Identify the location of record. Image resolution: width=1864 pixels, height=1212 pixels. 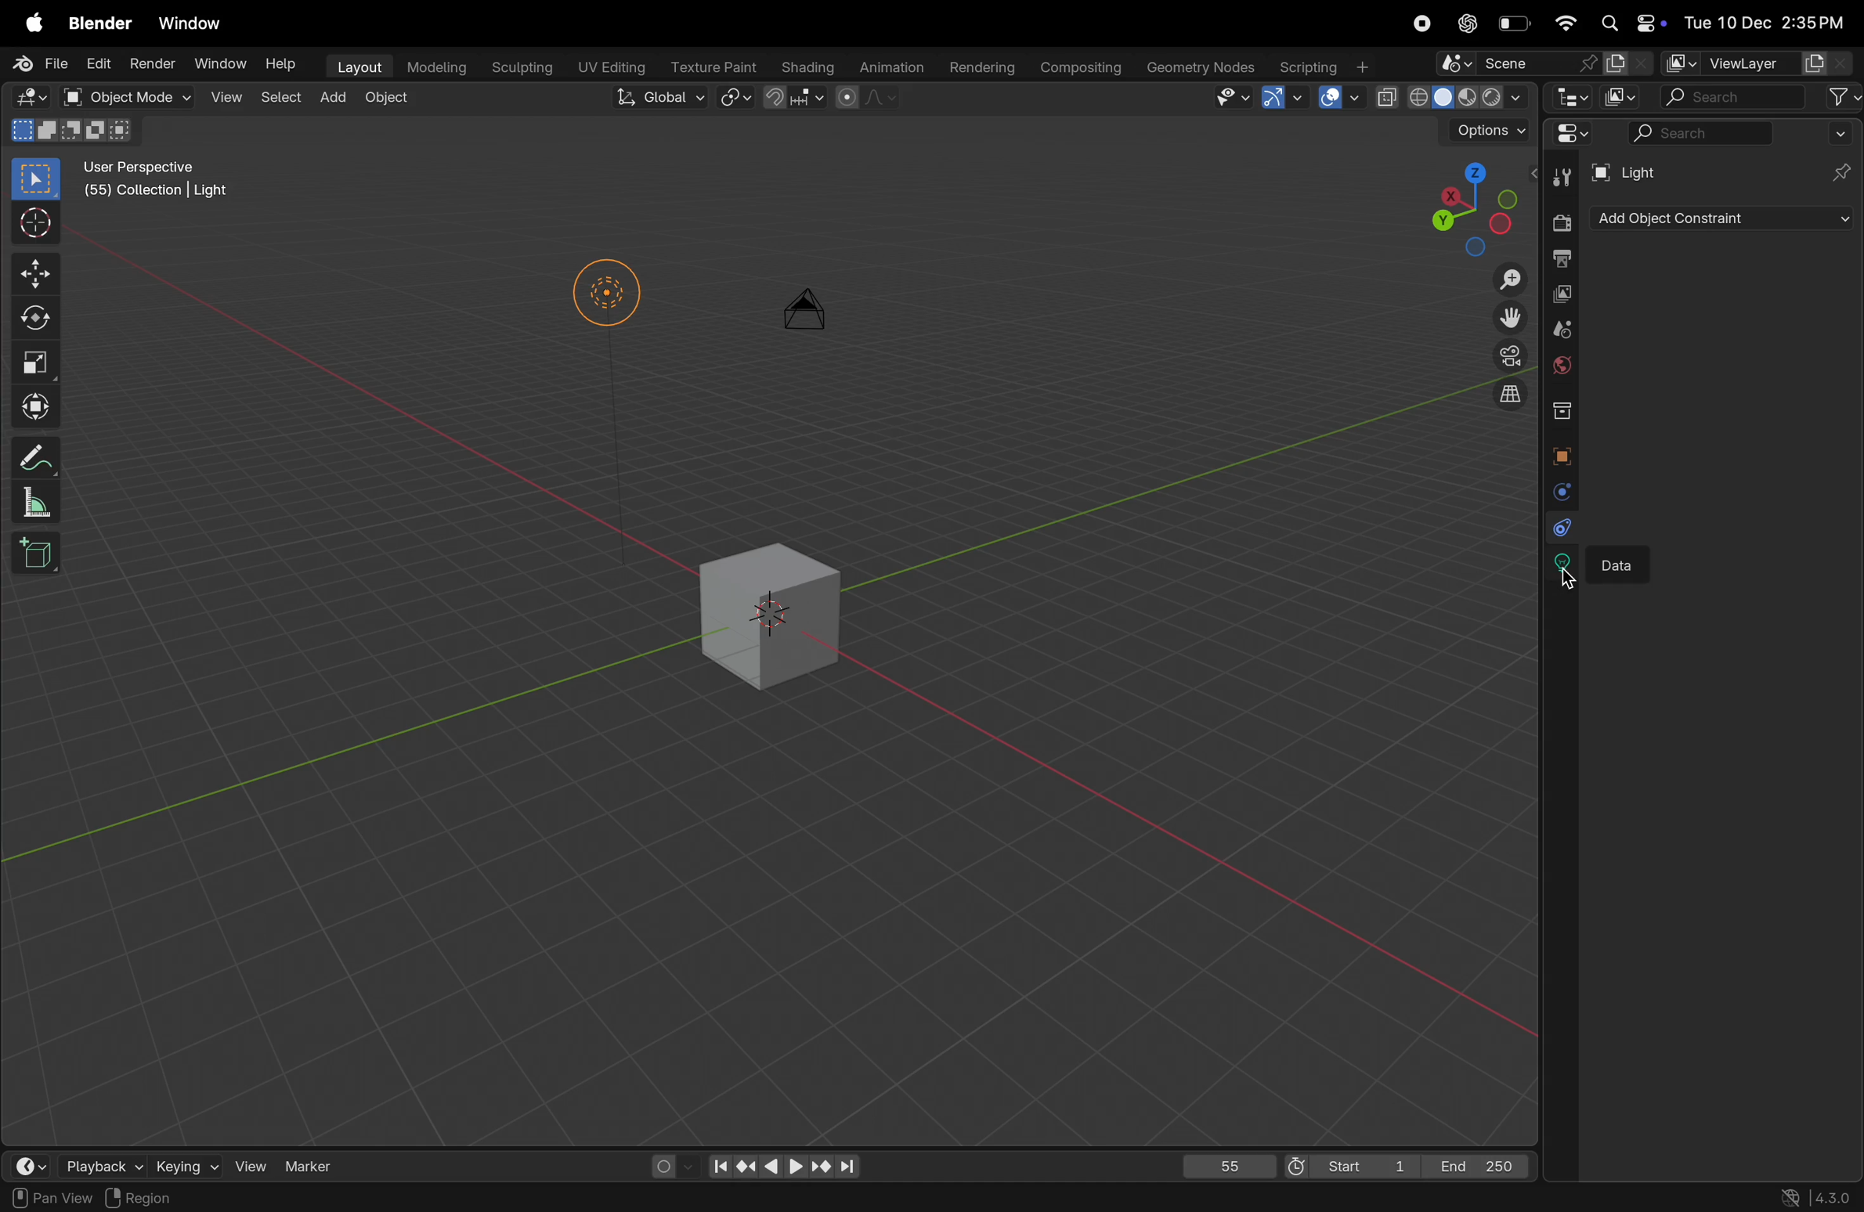
(1421, 23).